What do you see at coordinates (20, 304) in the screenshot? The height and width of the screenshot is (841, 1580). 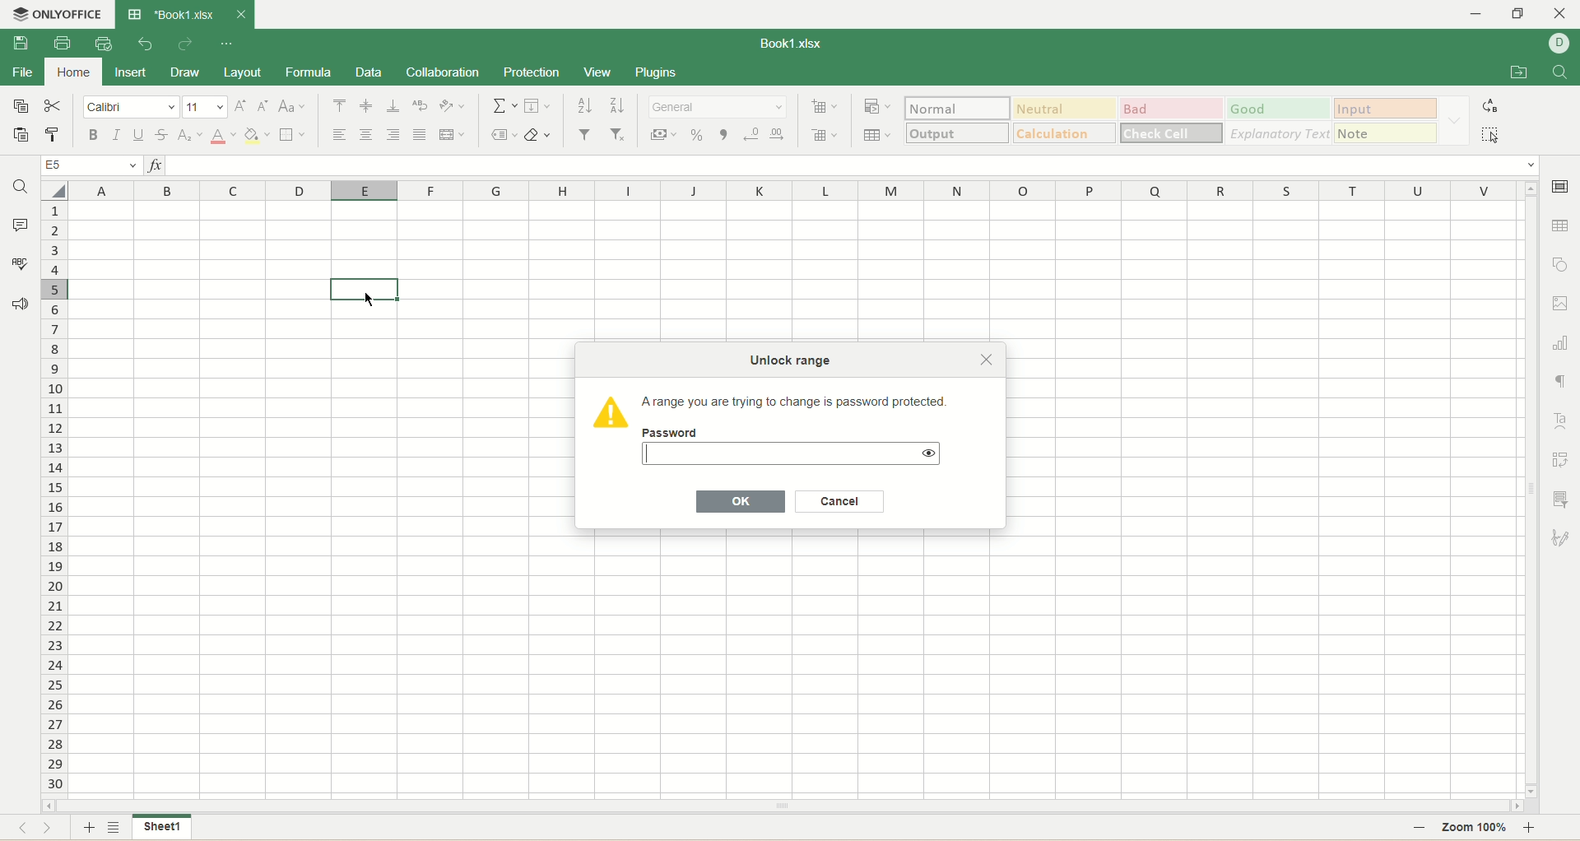 I see `feedback and support` at bounding box center [20, 304].